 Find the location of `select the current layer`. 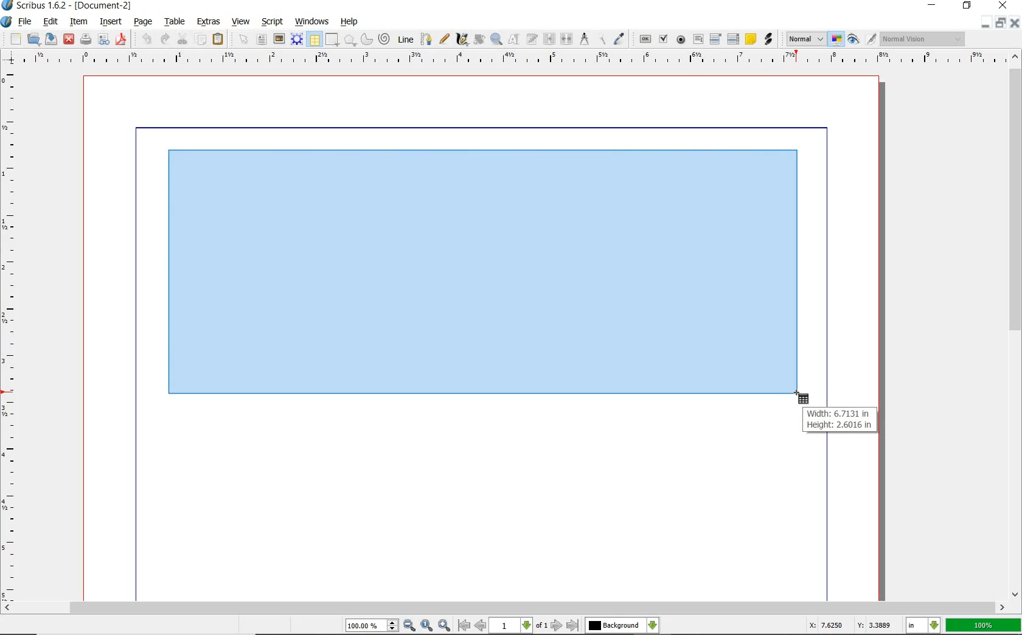

select the current layer is located at coordinates (622, 626).